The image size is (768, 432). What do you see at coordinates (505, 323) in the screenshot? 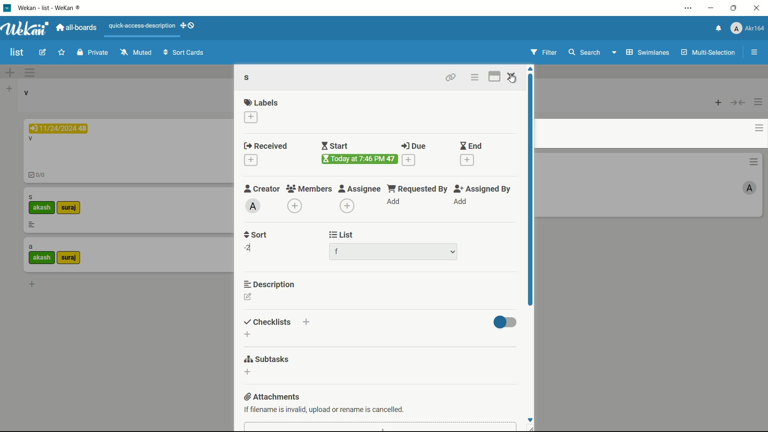
I see `toggle button` at bounding box center [505, 323].